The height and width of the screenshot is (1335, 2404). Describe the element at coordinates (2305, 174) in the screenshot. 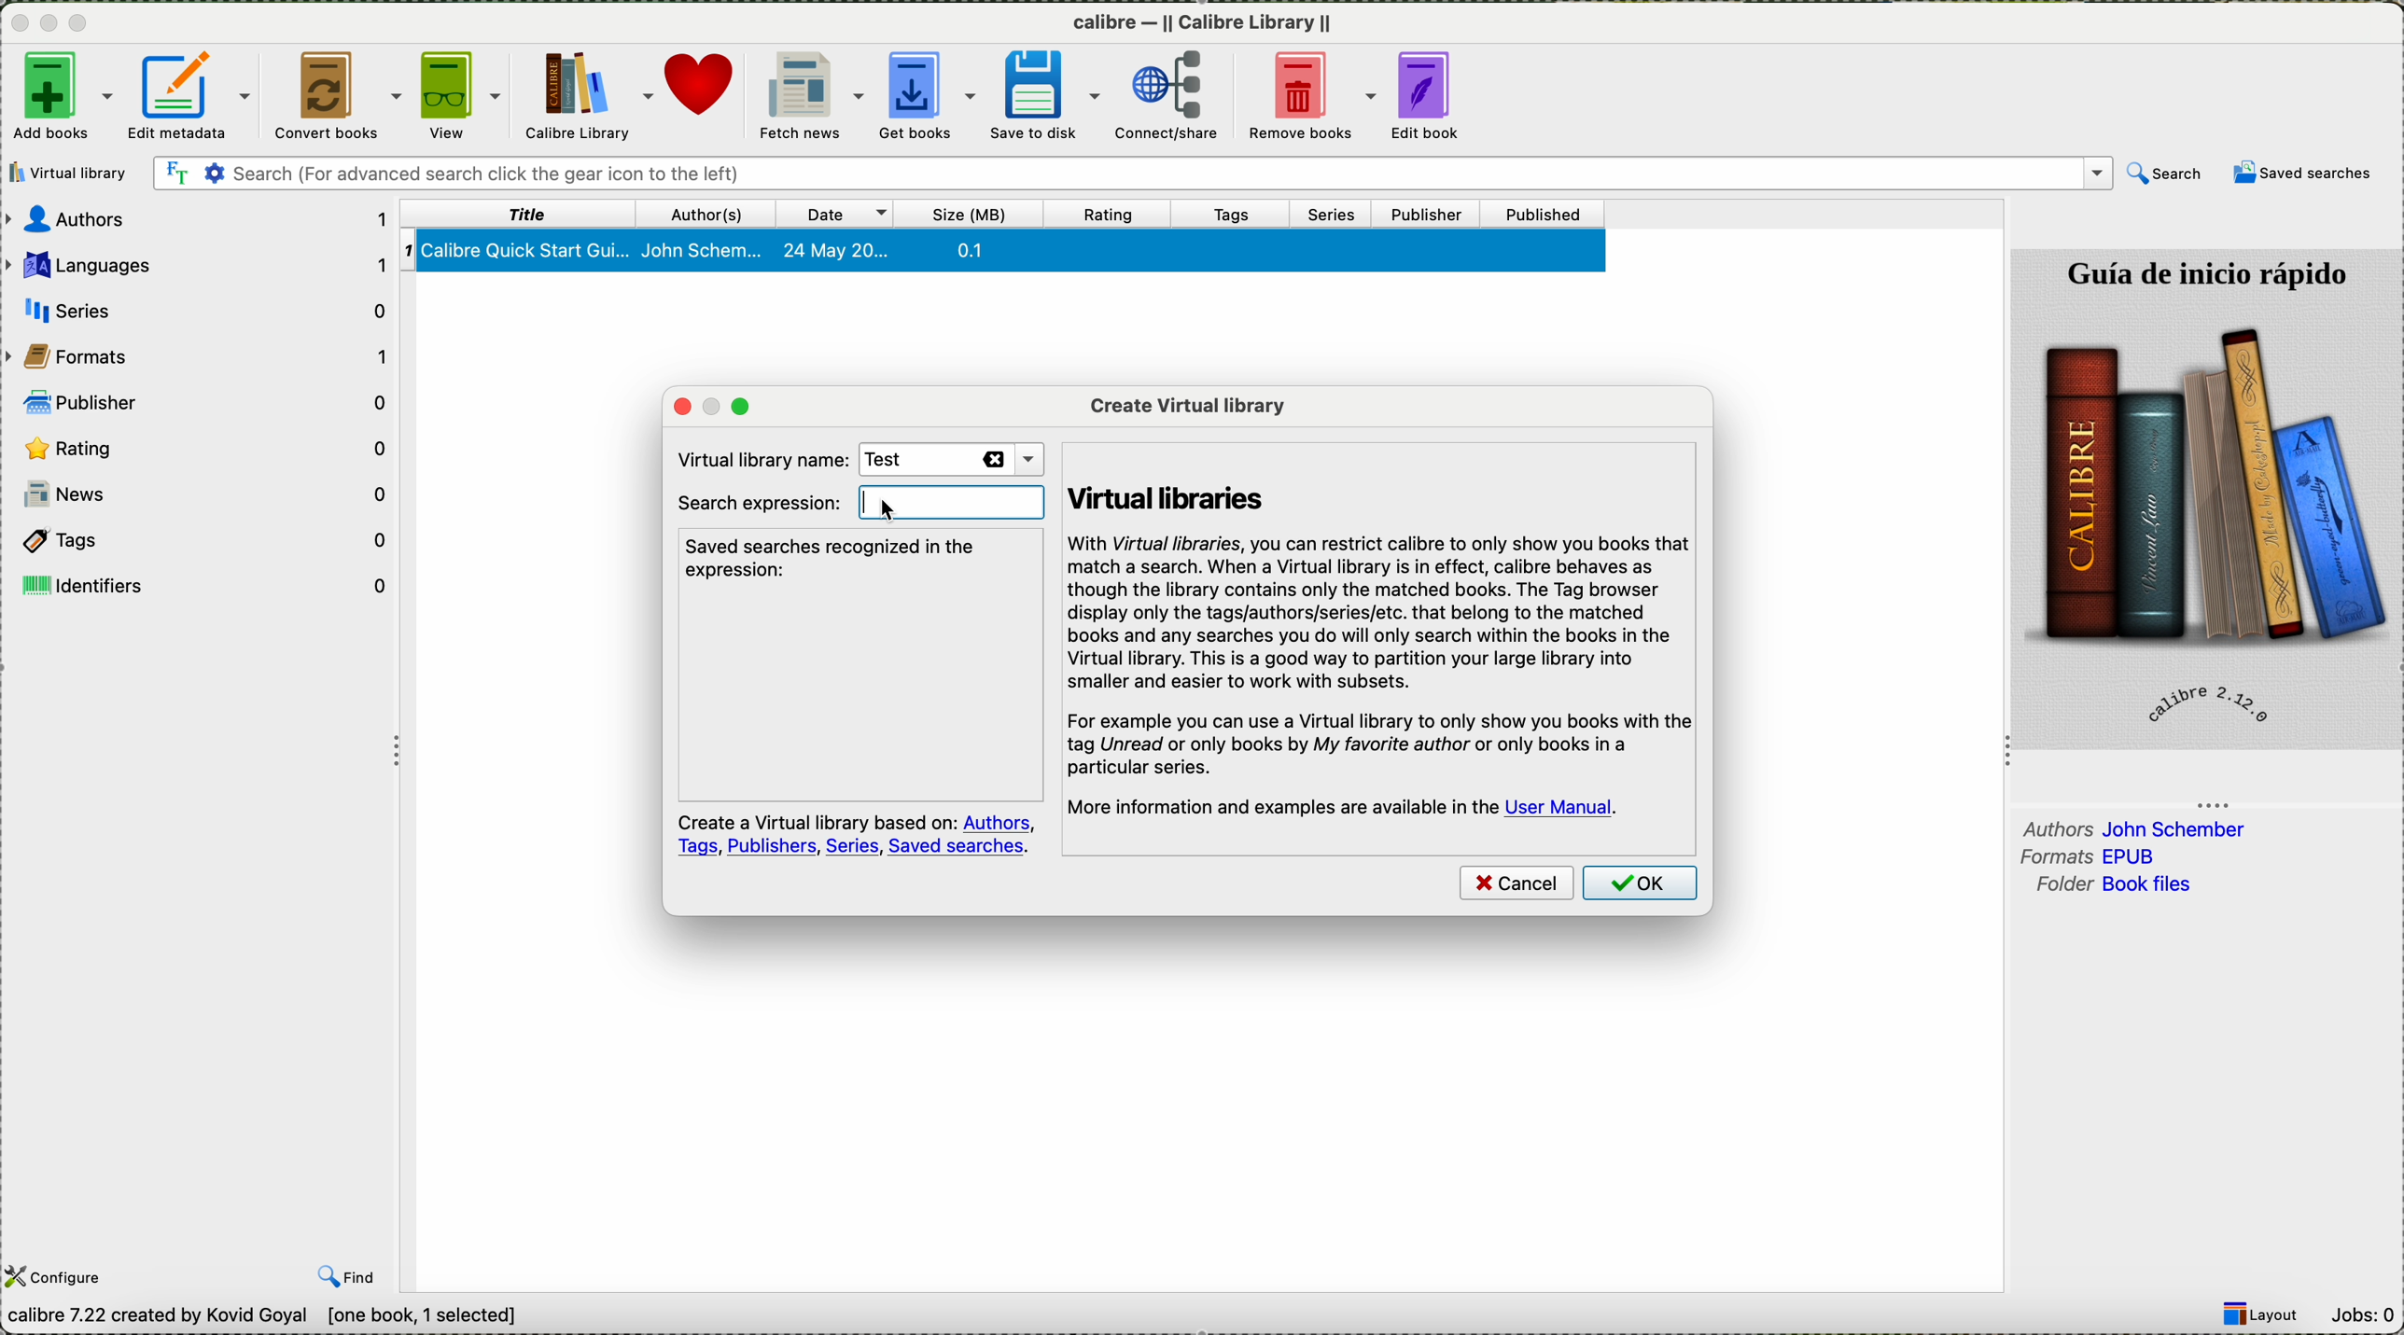

I see `saved searches` at that location.